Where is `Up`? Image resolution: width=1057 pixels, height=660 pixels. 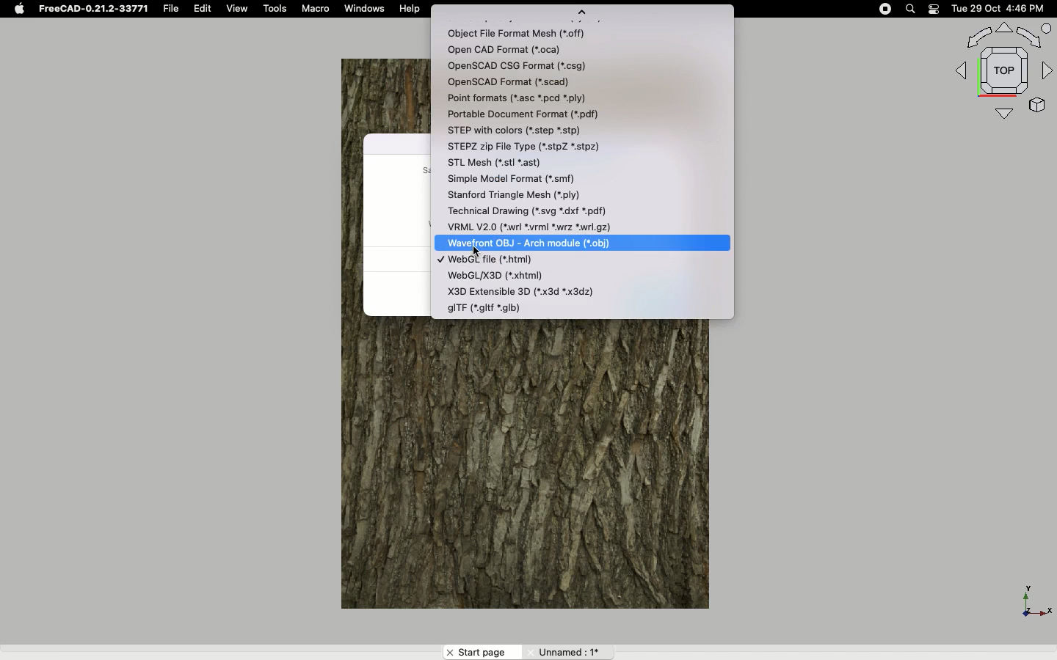 Up is located at coordinates (581, 13).